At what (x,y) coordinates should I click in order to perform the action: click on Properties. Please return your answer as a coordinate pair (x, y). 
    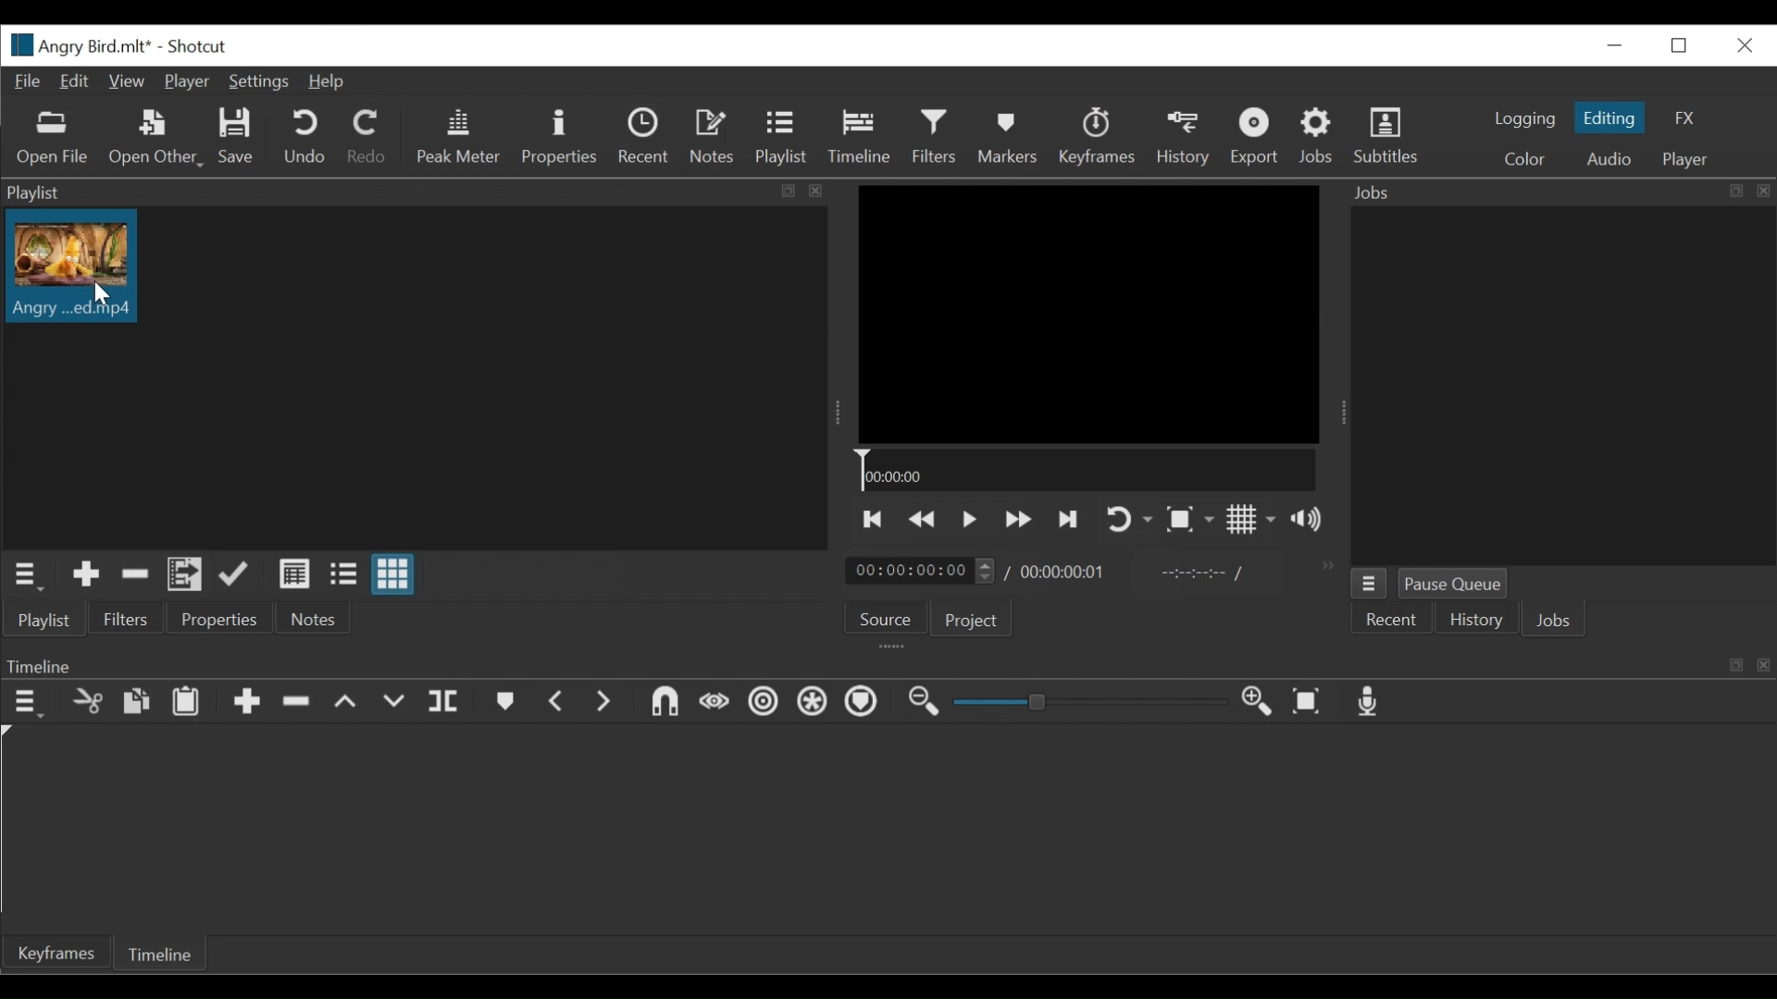
    Looking at the image, I should click on (218, 618).